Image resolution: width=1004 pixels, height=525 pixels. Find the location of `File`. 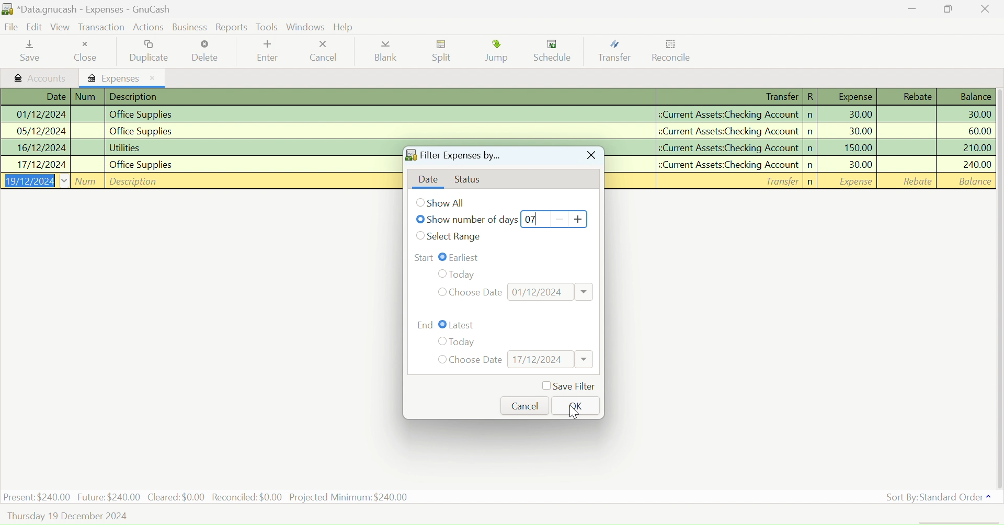

File is located at coordinates (10, 28).